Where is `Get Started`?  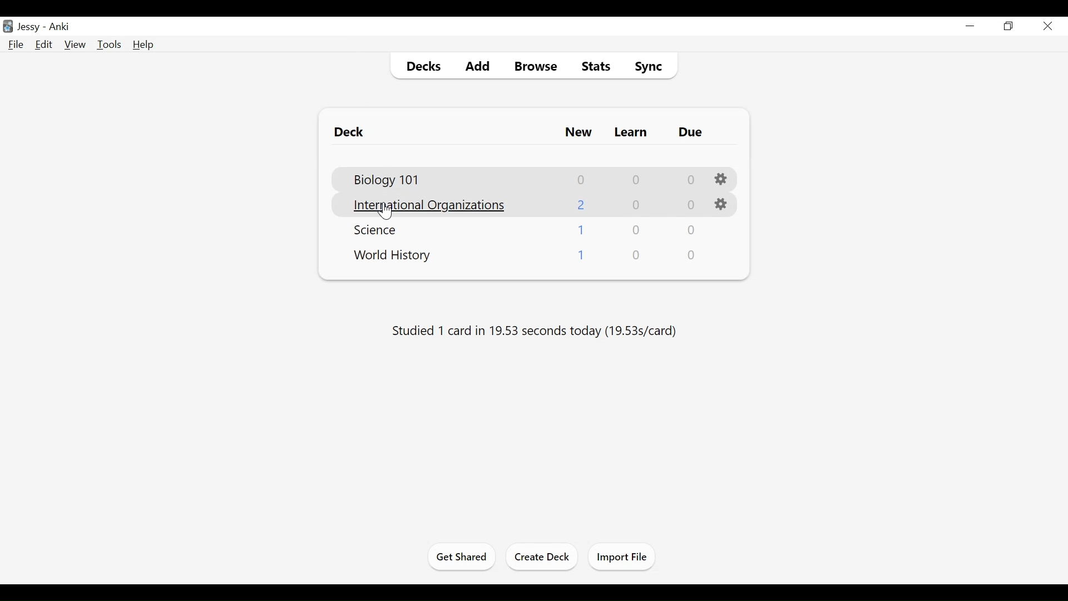 Get Started is located at coordinates (459, 555).